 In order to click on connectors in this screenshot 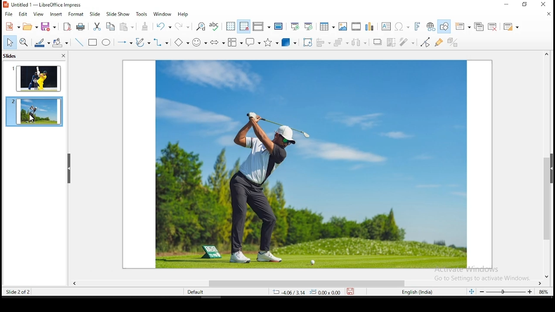, I will do `click(160, 43)`.